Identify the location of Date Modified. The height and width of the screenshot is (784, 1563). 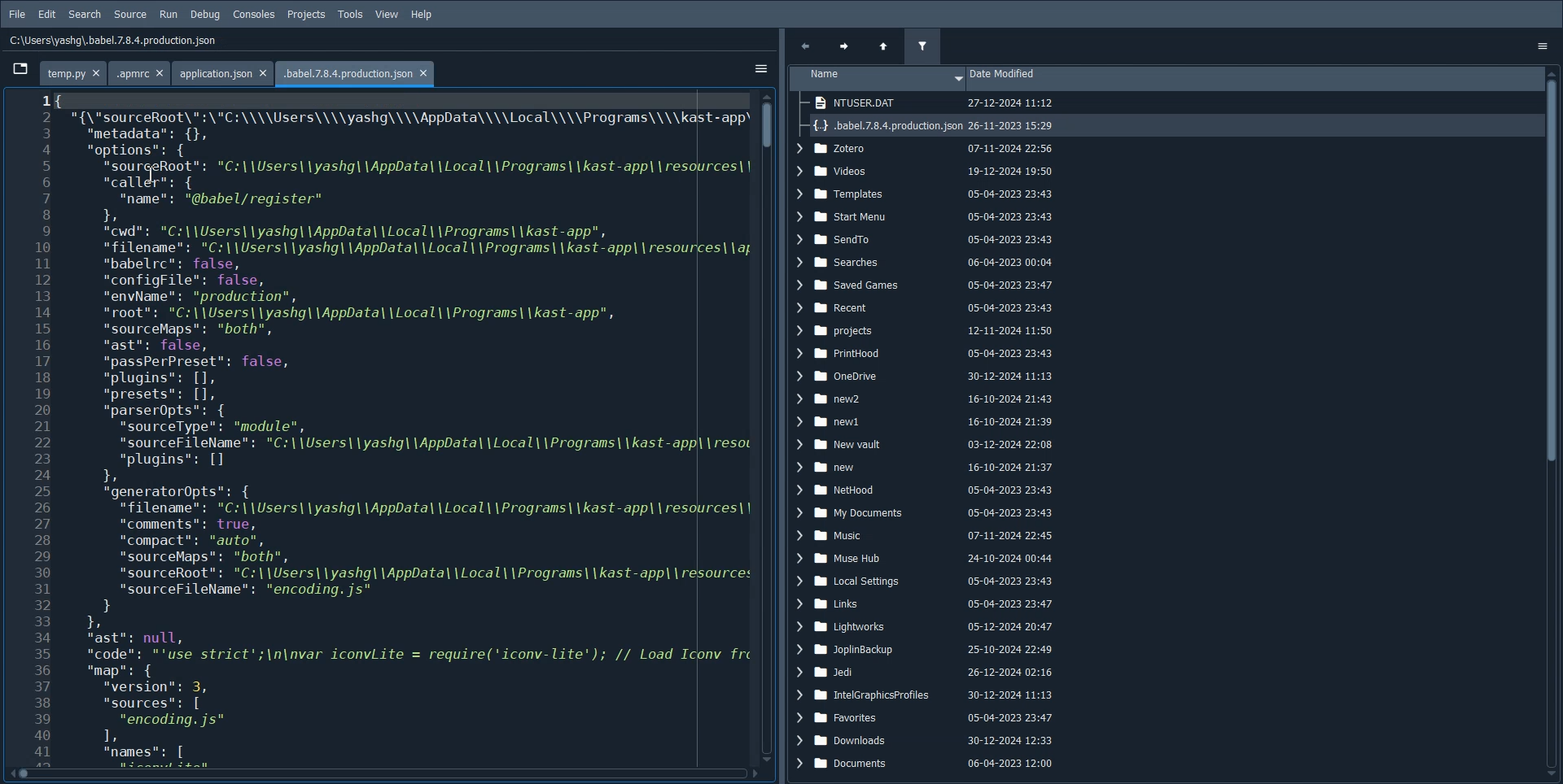
(1253, 79).